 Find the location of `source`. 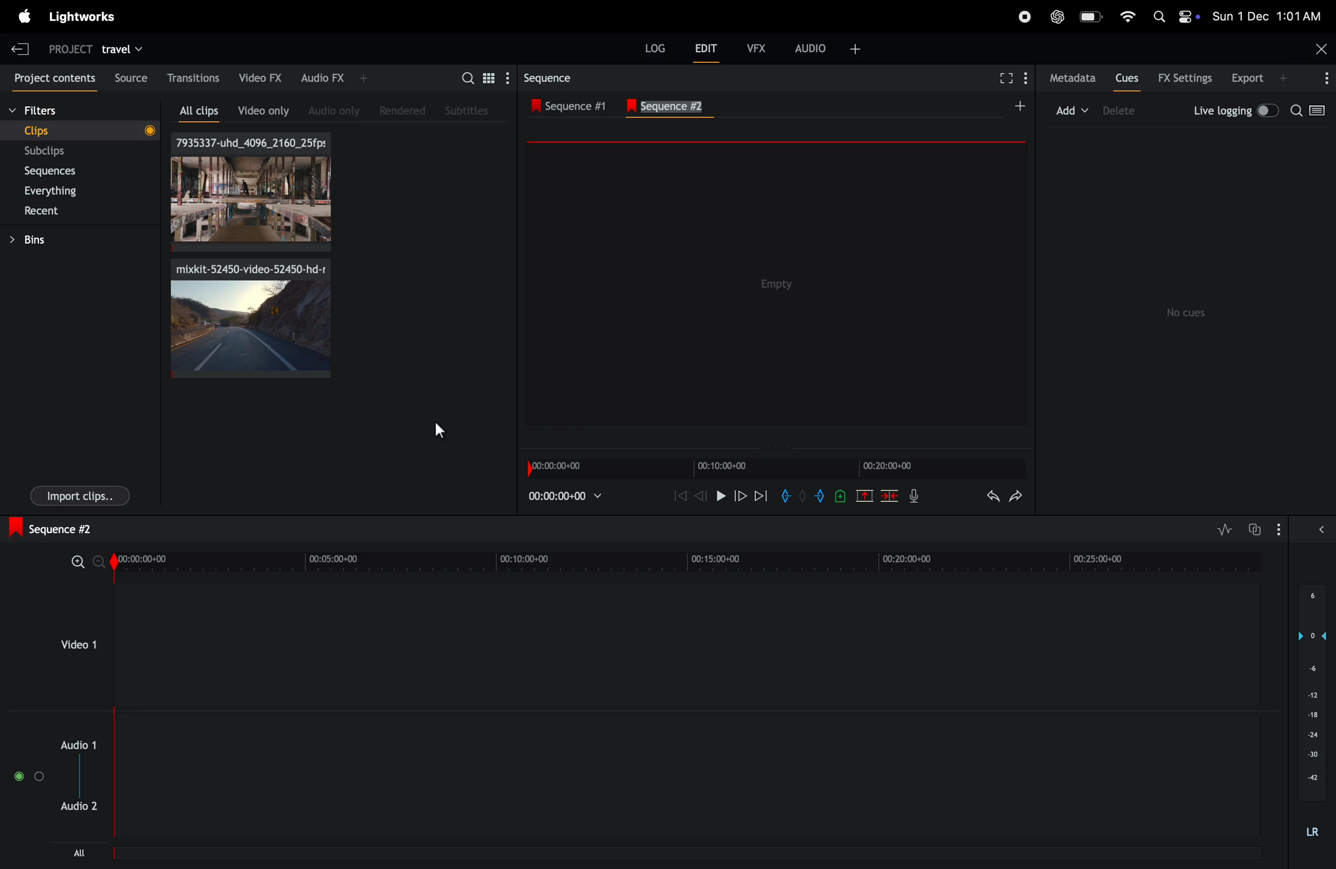

source is located at coordinates (129, 77).